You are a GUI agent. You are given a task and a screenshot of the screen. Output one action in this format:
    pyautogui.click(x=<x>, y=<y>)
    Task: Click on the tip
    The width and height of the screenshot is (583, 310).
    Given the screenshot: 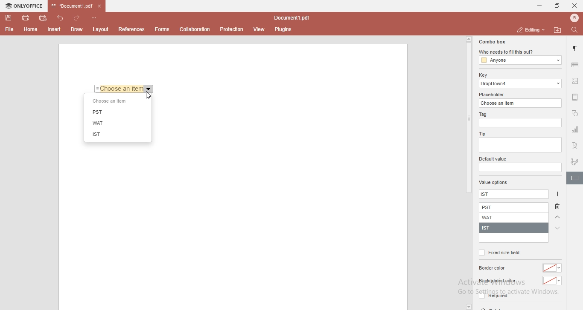 What is the action you would take?
    pyautogui.click(x=481, y=133)
    